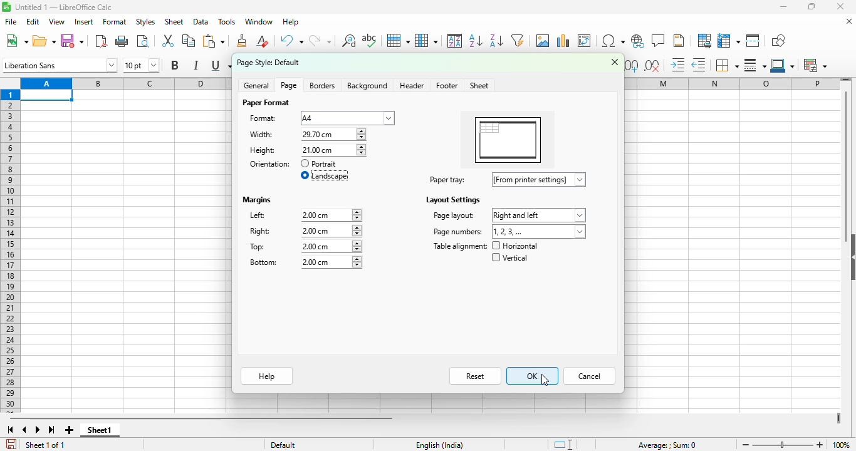 This screenshot has height=451, width=856. What do you see at coordinates (11, 21) in the screenshot?
I see `file` at bounding box center [11, 21].